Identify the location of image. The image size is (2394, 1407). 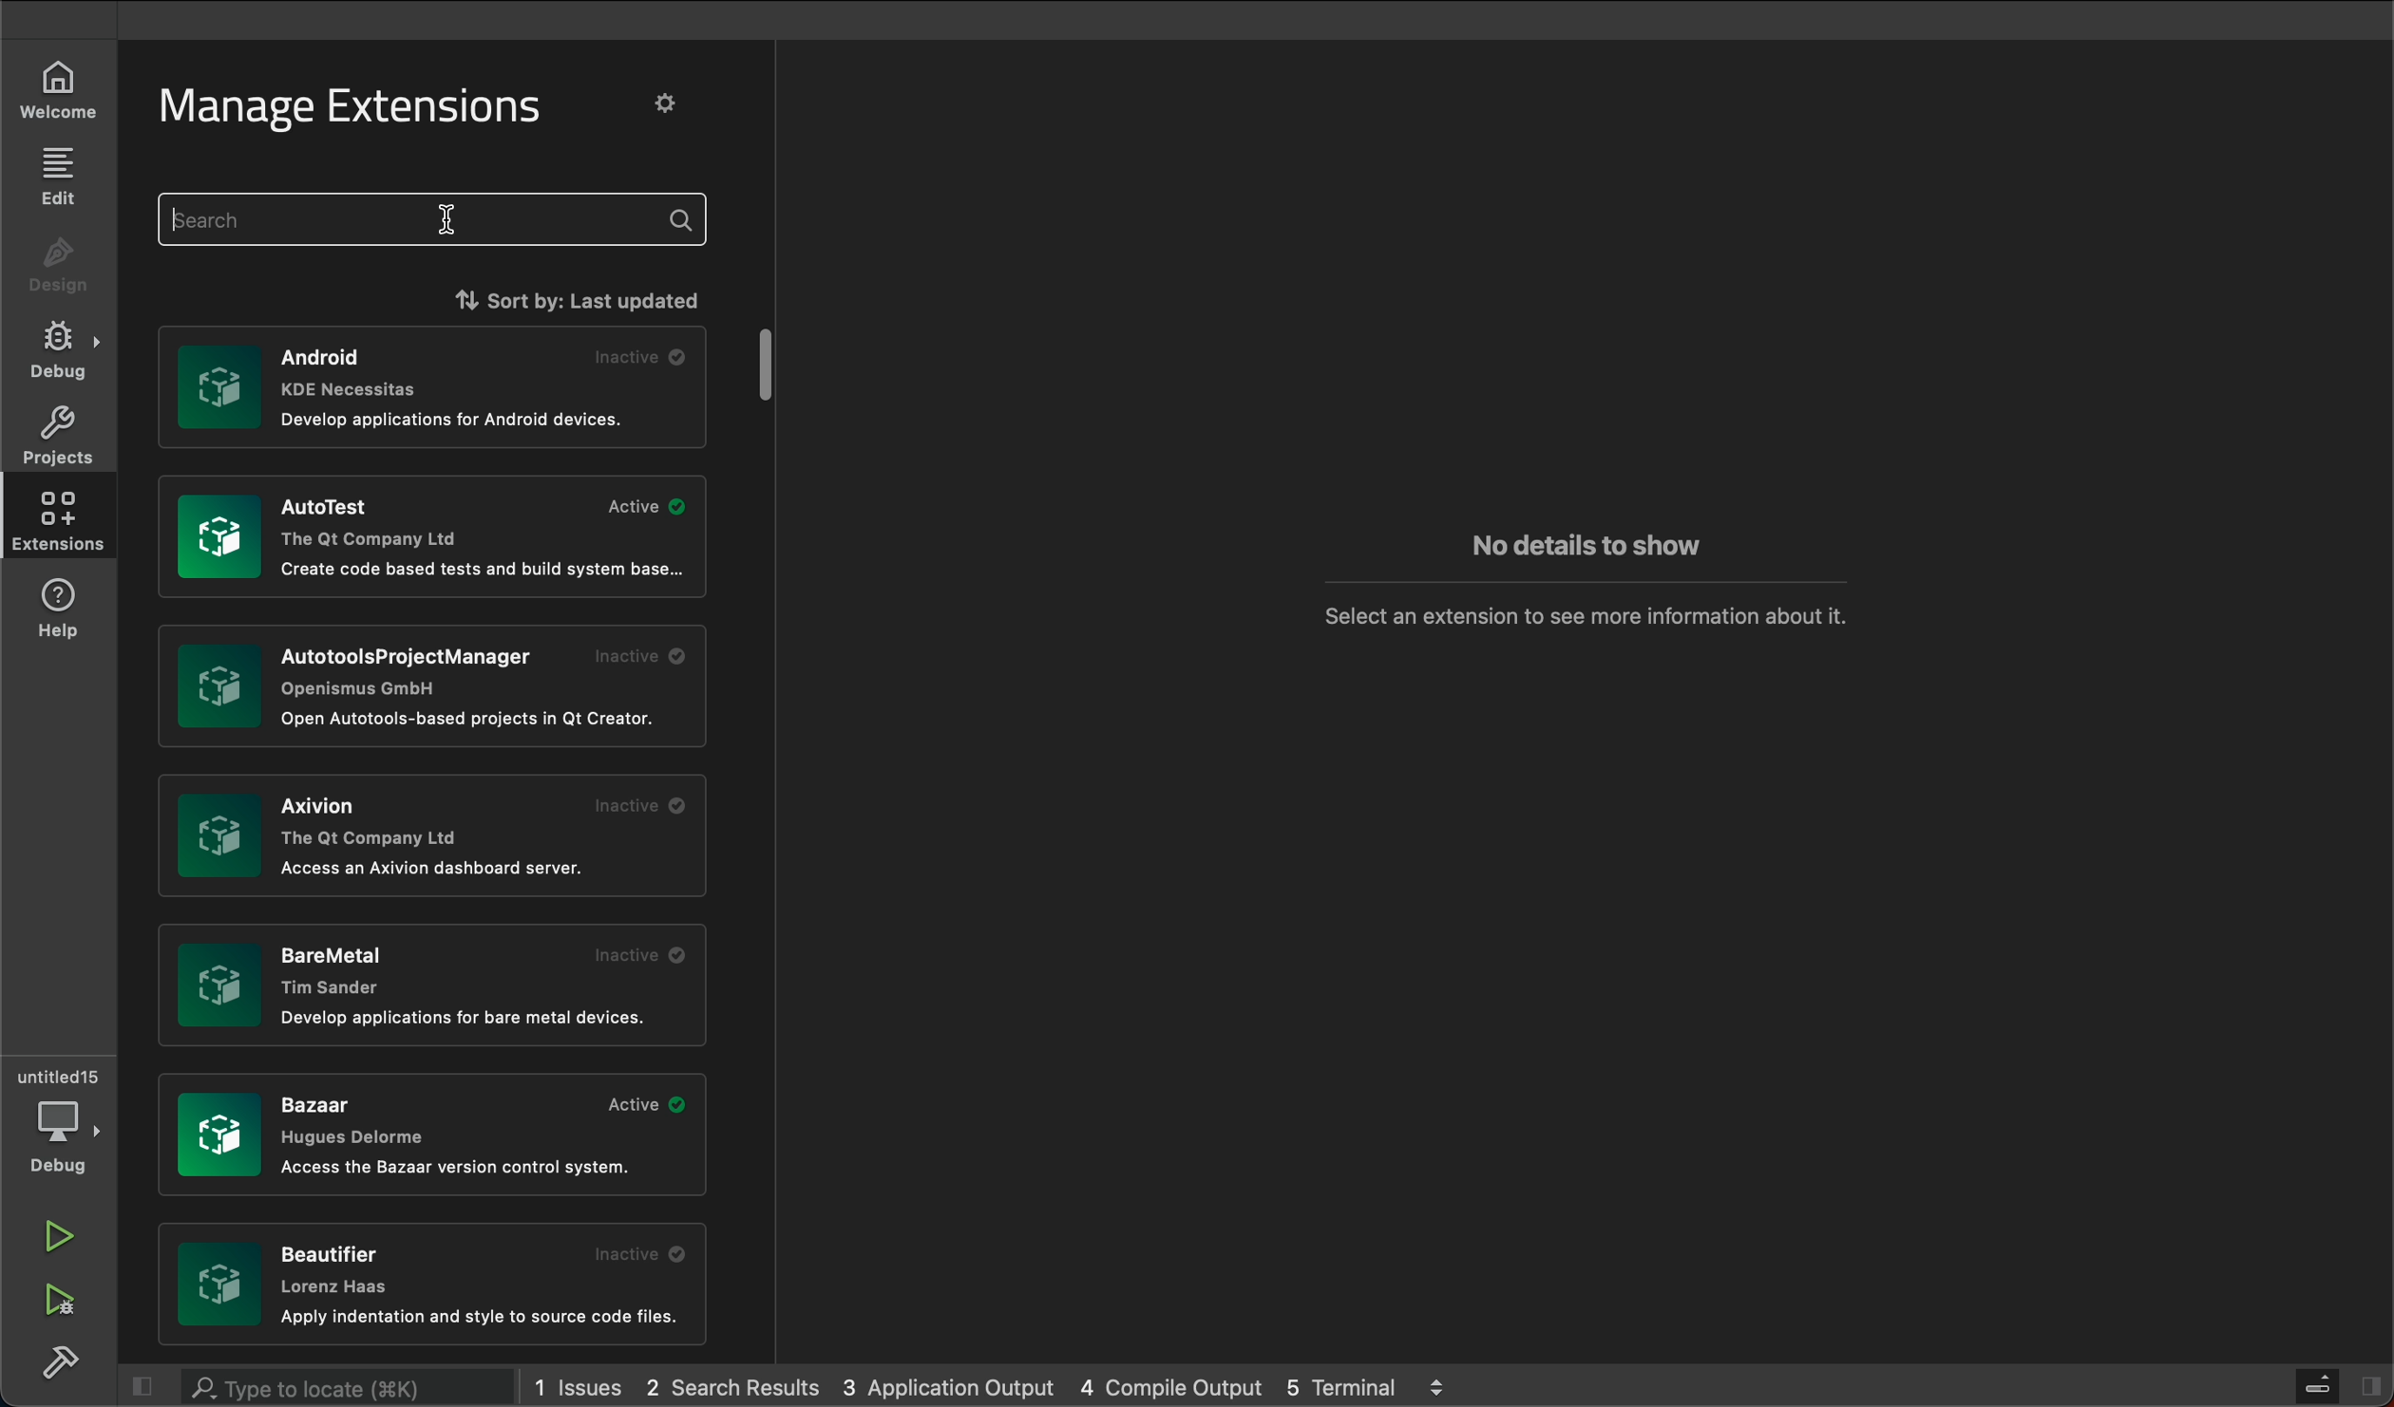
(220, 387).